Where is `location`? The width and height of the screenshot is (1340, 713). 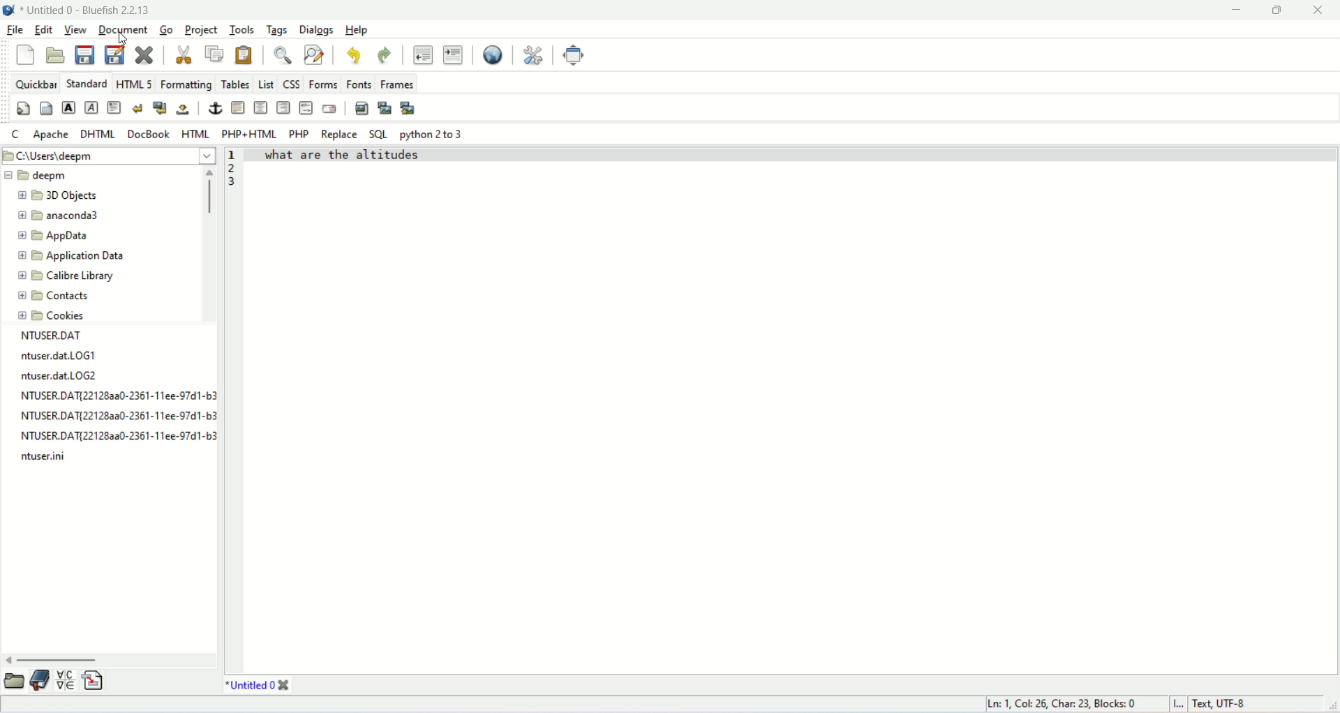 location is located at coordinates (107, 156).